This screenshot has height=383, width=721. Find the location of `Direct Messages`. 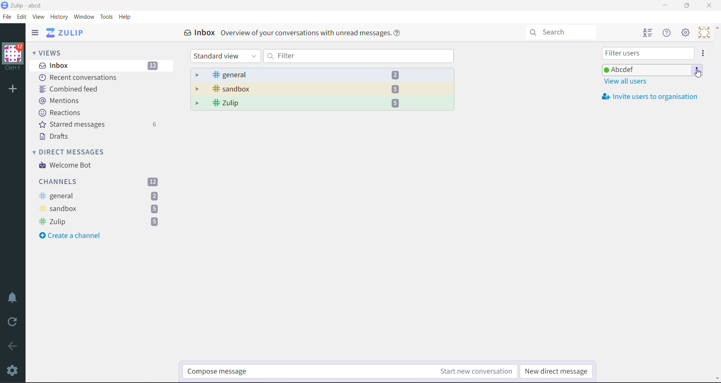

Direct Messages is located at coordinates (71, 151).